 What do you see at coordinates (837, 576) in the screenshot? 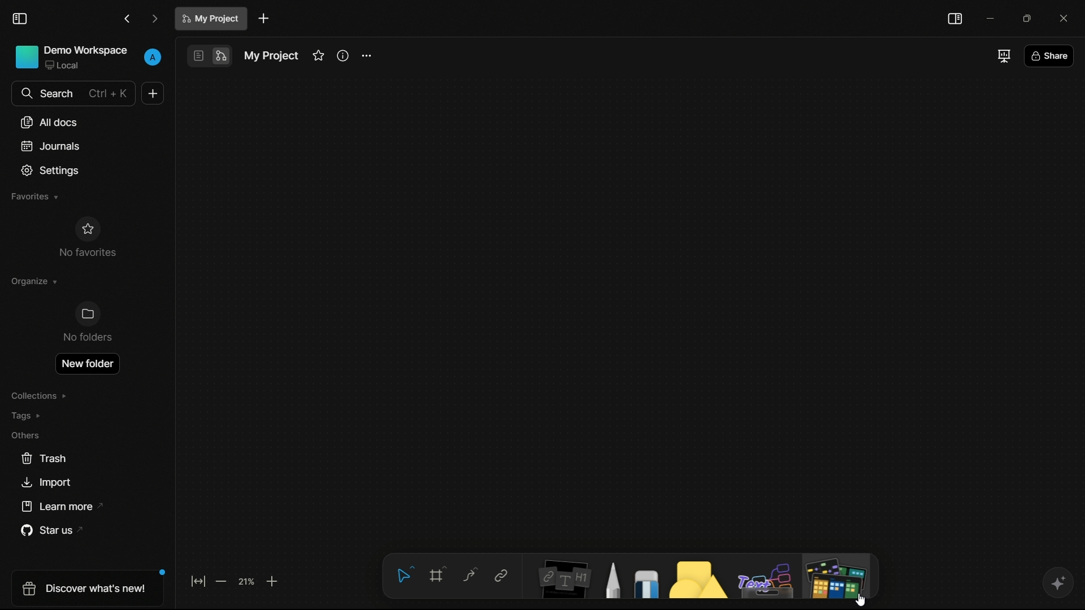
I see `more tools` at bounding box center [837, 576].